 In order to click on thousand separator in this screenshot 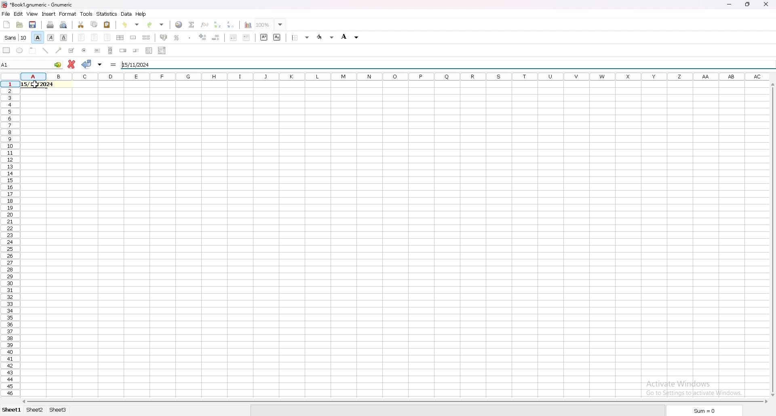, I will do `click(190, 38)`.